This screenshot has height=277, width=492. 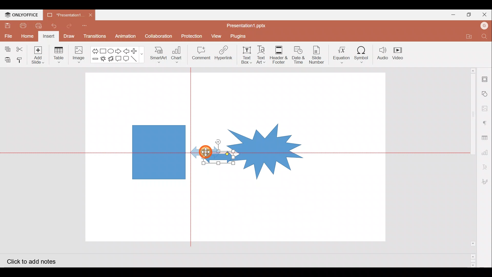 I want to click on Animation, so click(x=126, y=36).